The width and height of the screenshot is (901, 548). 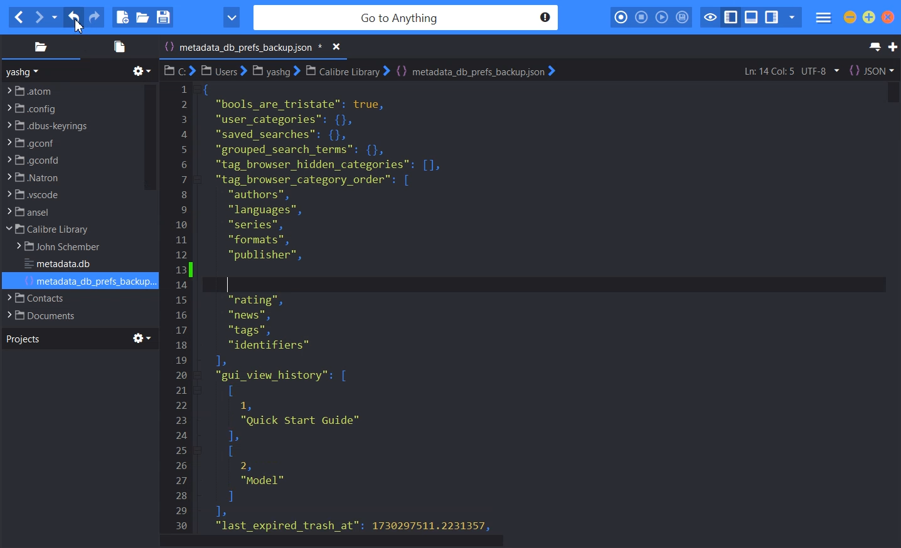 What do you see at coordinates (70, 160) in the screenshot?
I see `File` at bounding box center [70, 160].